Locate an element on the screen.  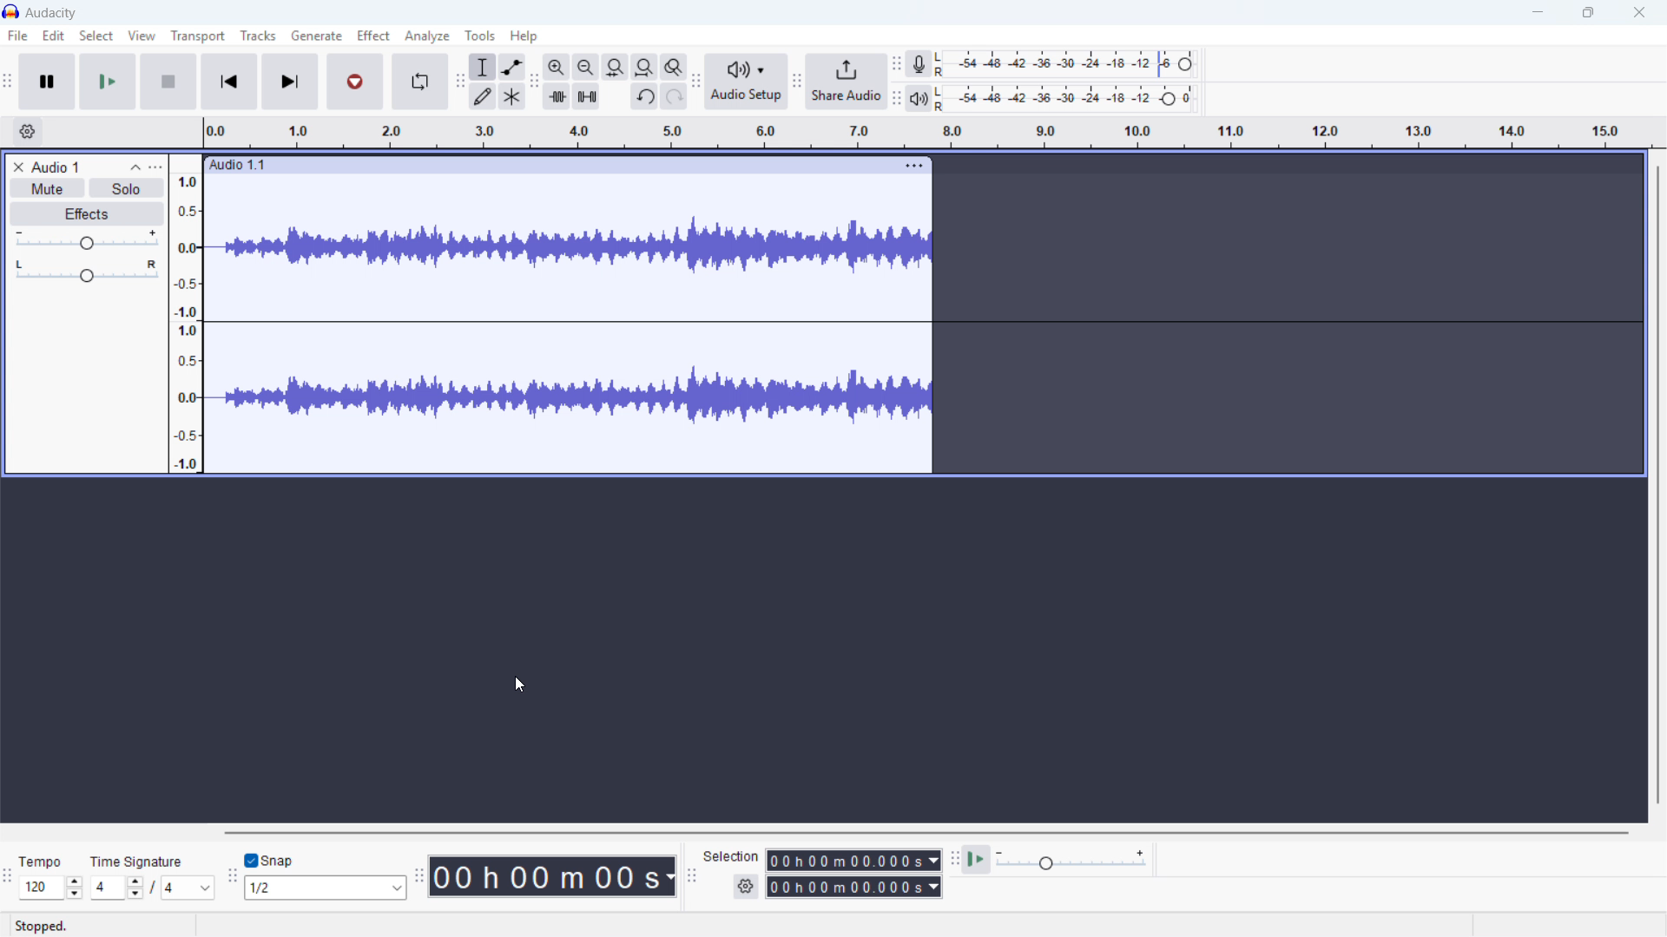
Select  is located at coordinates (96, 36).